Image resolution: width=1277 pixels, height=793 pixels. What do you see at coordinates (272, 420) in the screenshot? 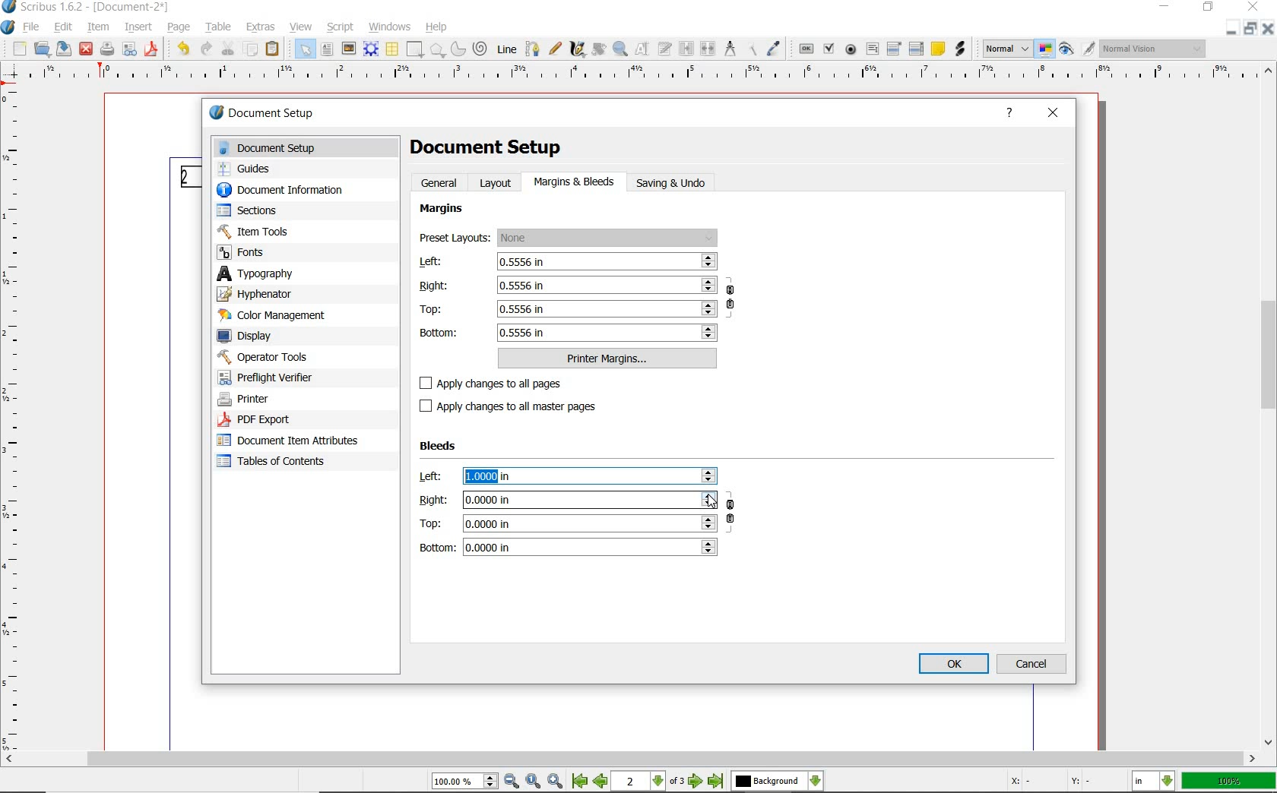
I see `pdf export` at bounding box center [272, 420].